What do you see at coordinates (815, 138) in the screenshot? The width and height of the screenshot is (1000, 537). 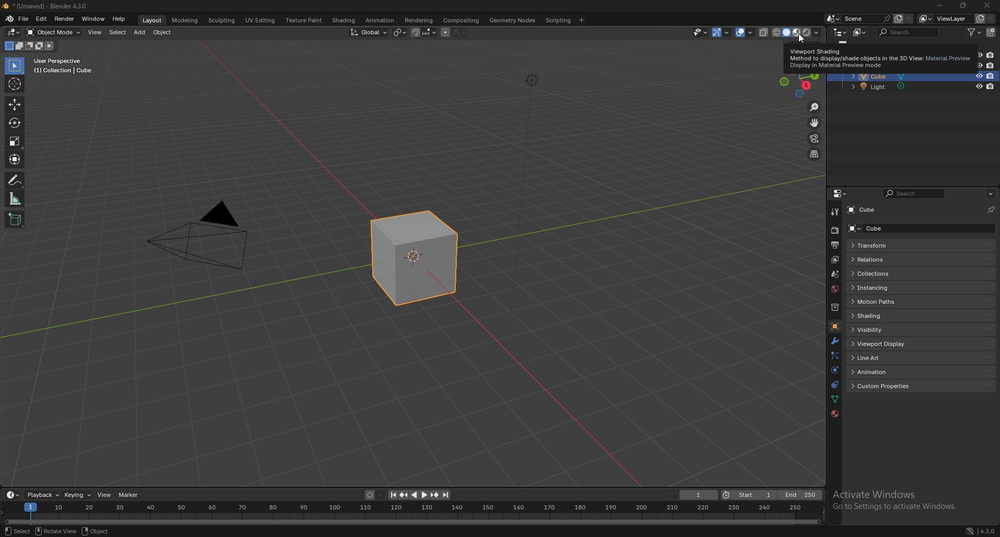 I see `camera view` at bounding box center [815, 138].